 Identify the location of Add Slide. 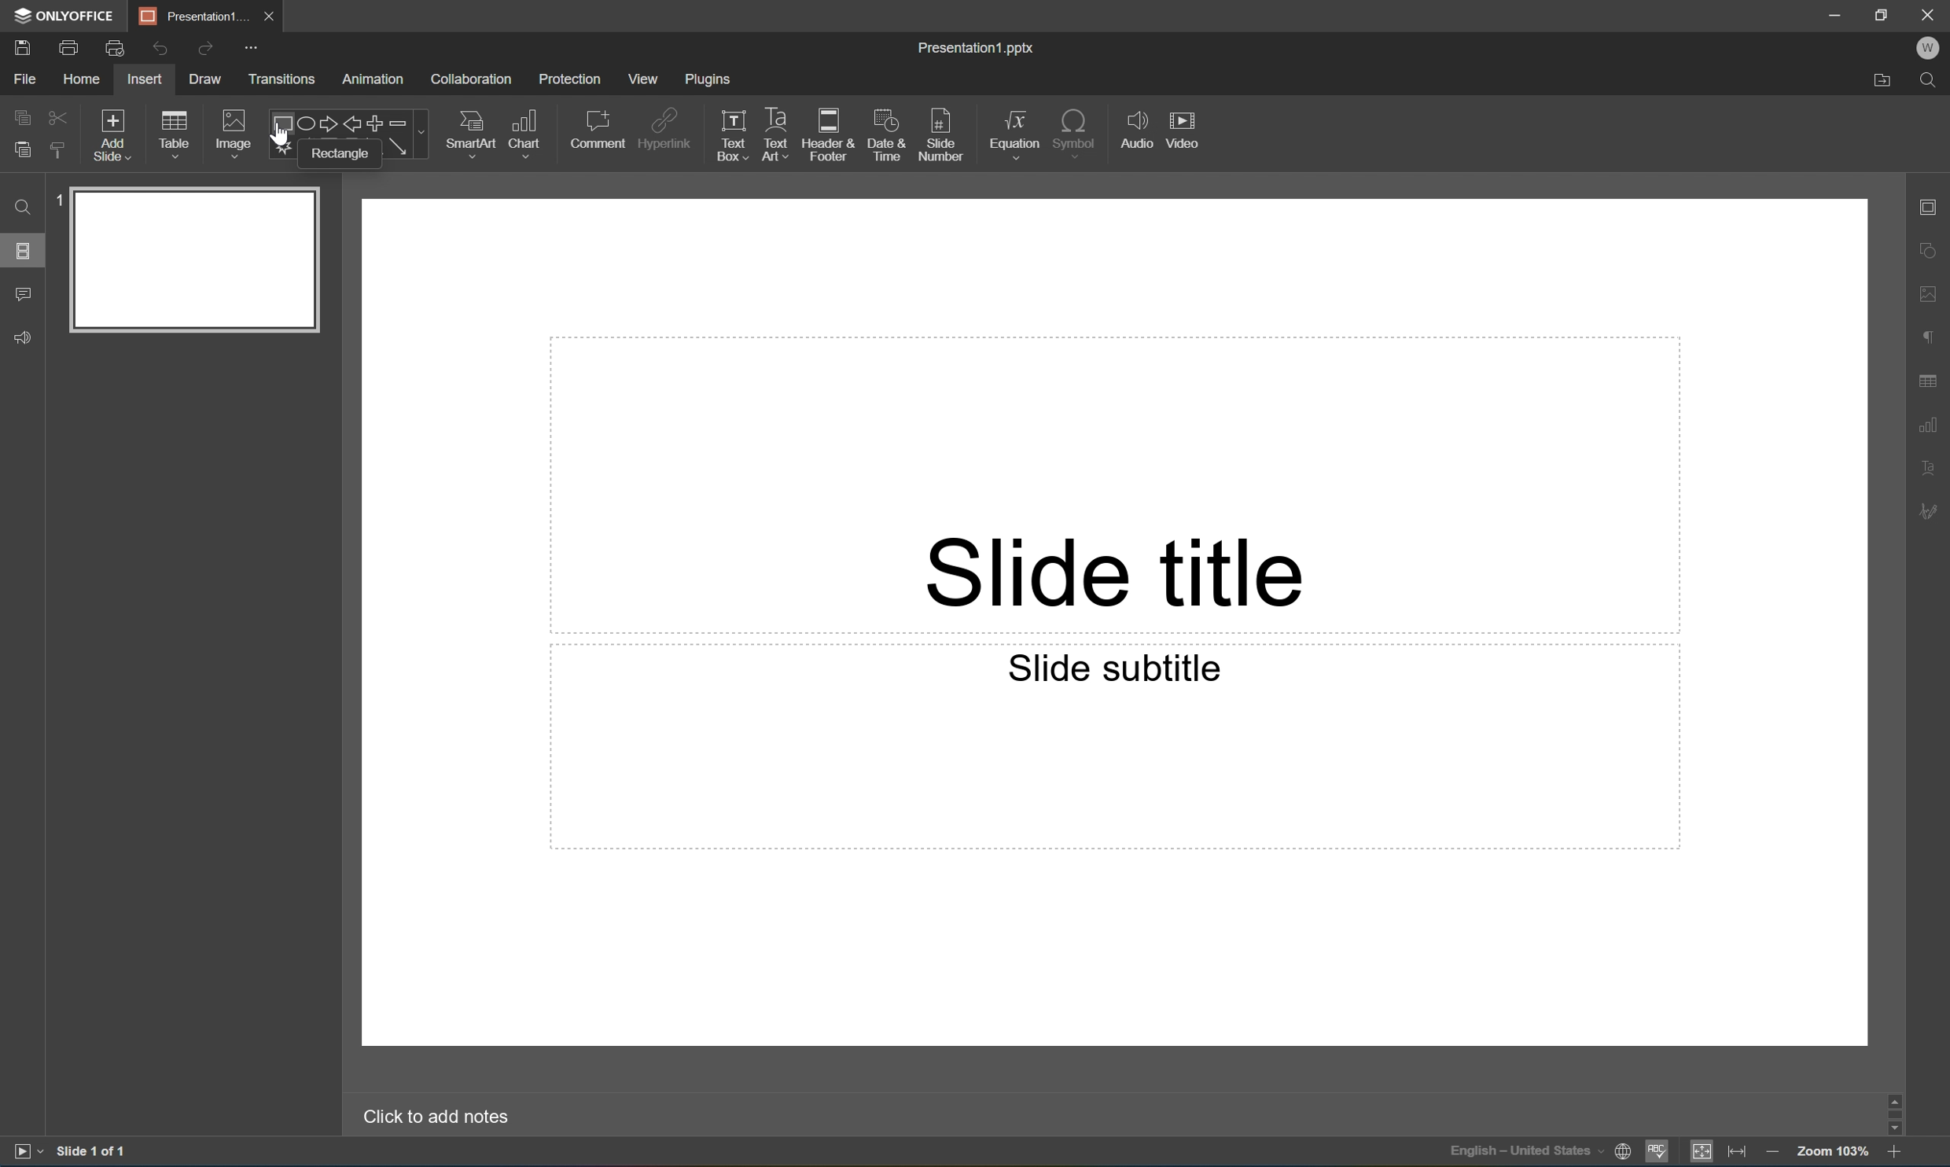
(113, 136).